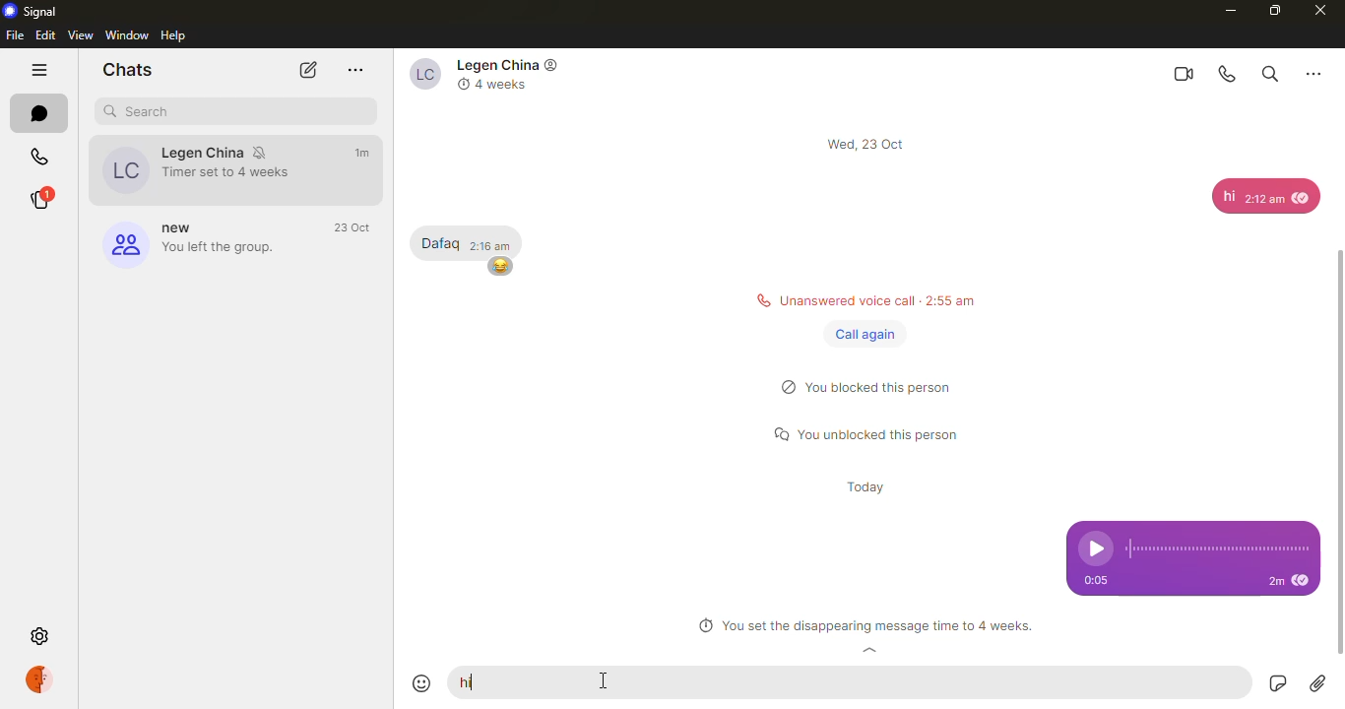 Image resolution: width=1345 pixels, height=709 pixels. Describe the element at coordinates (1228, 196) in the screenshot. I see `hi` at that location.